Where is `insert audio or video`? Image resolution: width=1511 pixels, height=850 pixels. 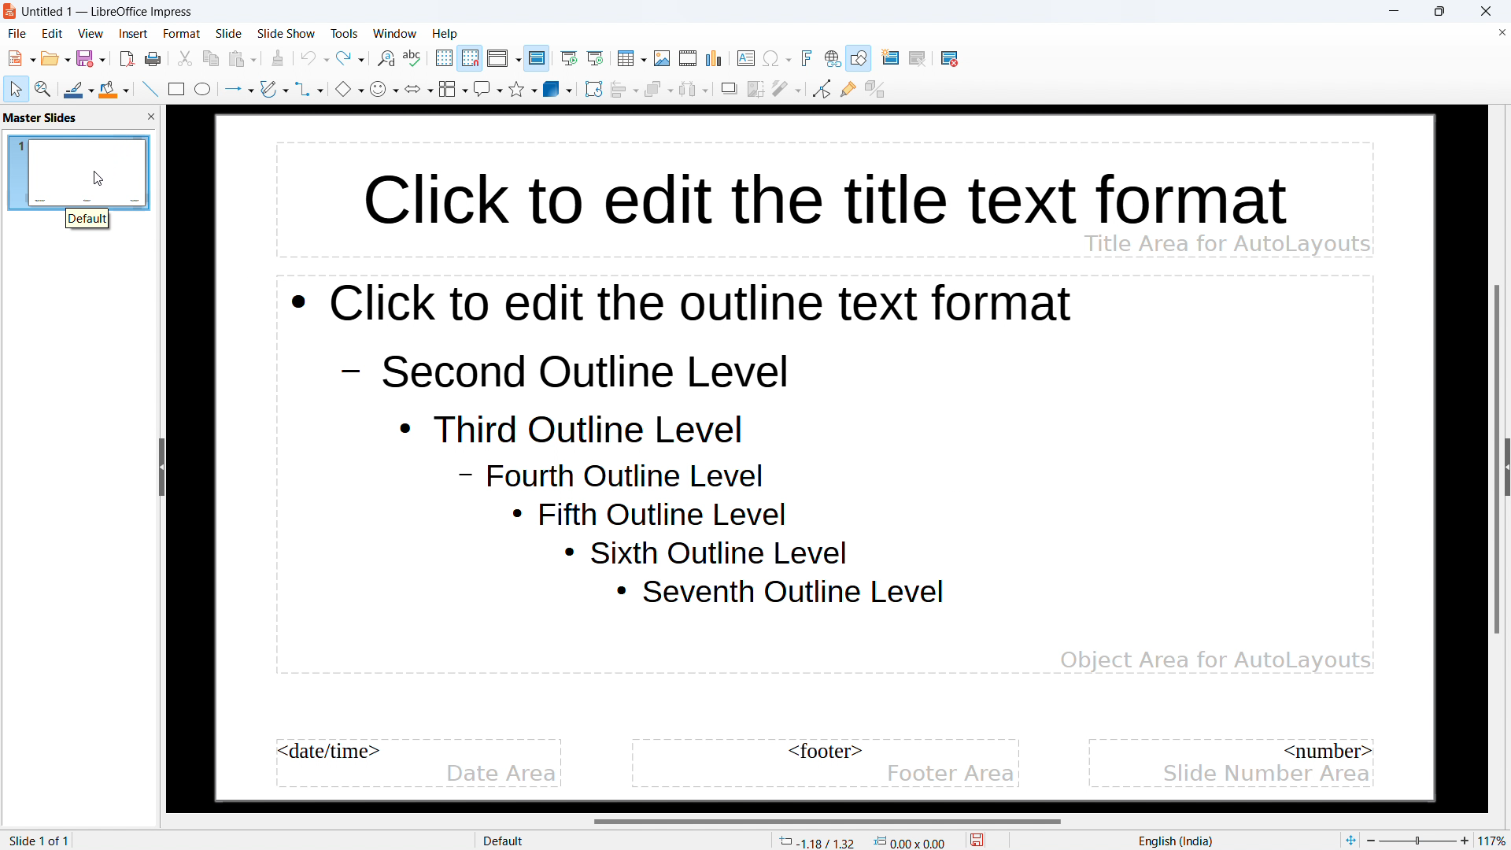
insert audio or video is located at coordinates (689, 59).